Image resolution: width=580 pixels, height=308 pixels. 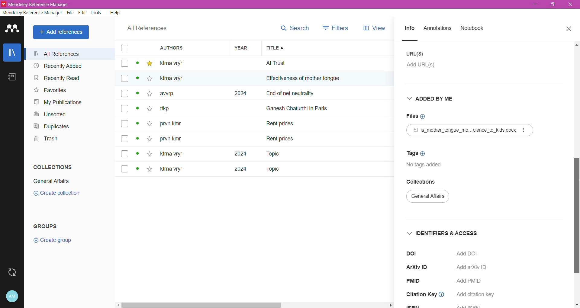 I want to click on star, so click(x=150, y=153).